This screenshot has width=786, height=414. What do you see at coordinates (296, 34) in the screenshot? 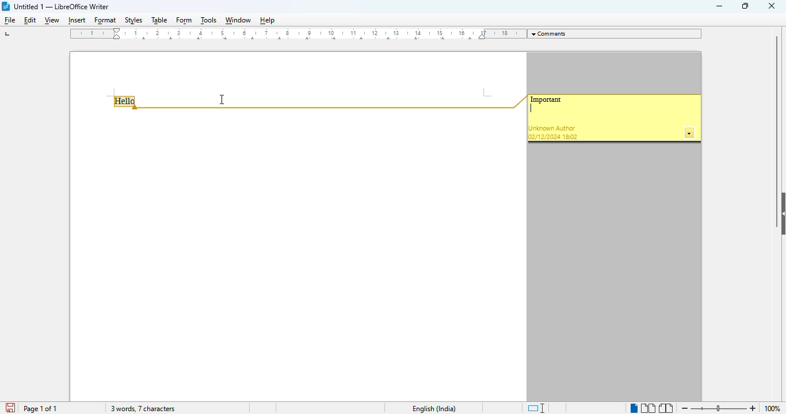
I see `ruler` at bounding box center [296, 34].